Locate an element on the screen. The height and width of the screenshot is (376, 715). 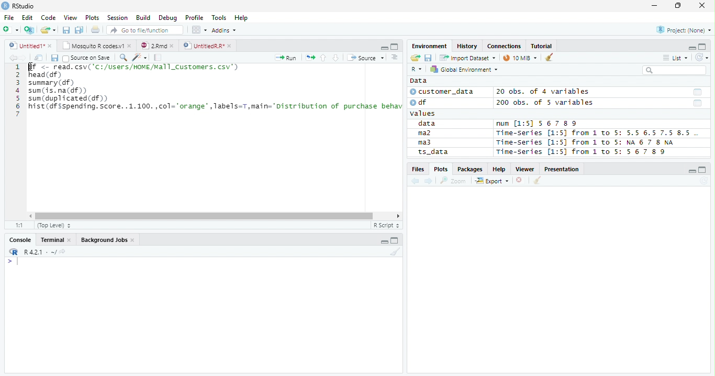
Workplace panes is located at coordinates (199, 30).